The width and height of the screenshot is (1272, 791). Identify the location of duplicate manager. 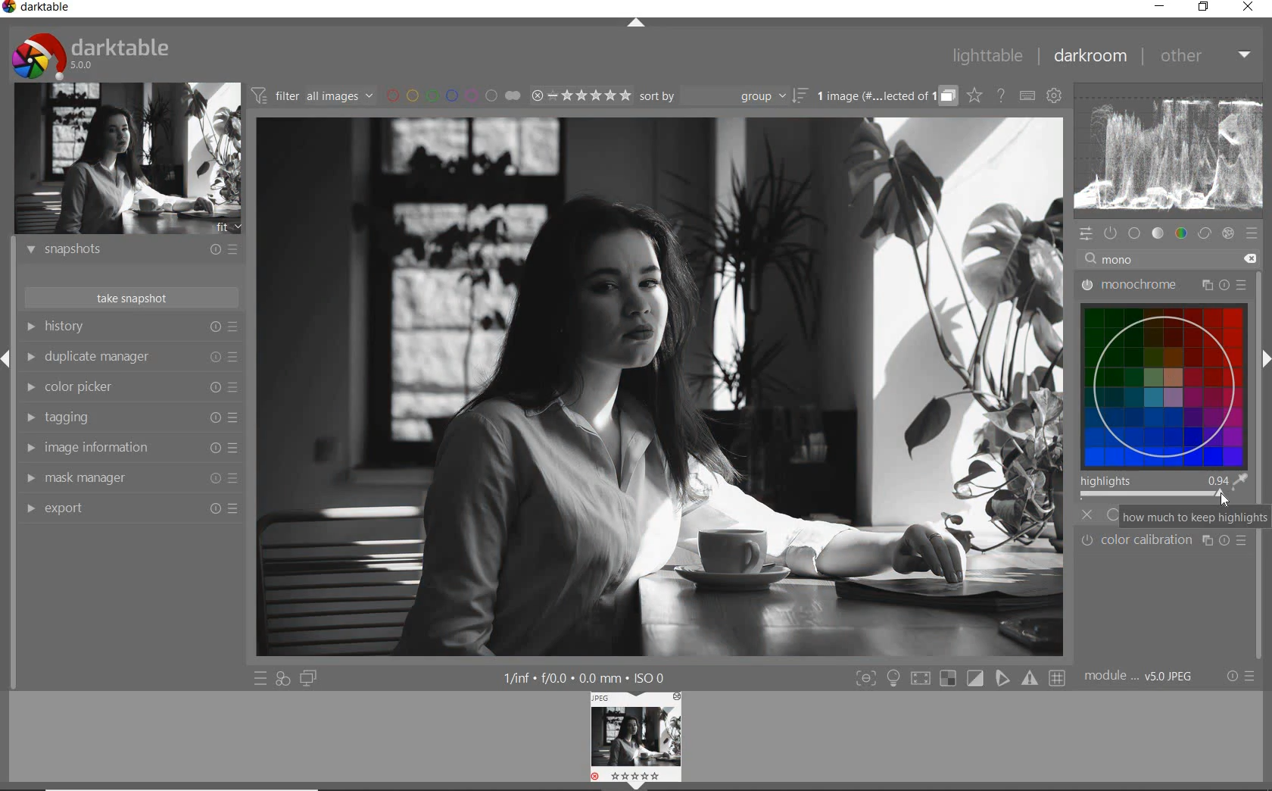
(131, 358).